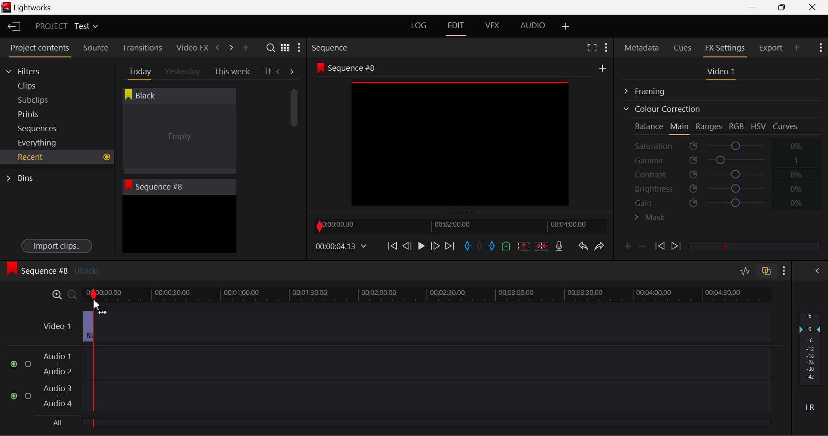 This screenshot has width=828, height=436. What do you see at coordinates (426, 423) in the screenshot?
I see `slider` at bounding box center [426, 423].